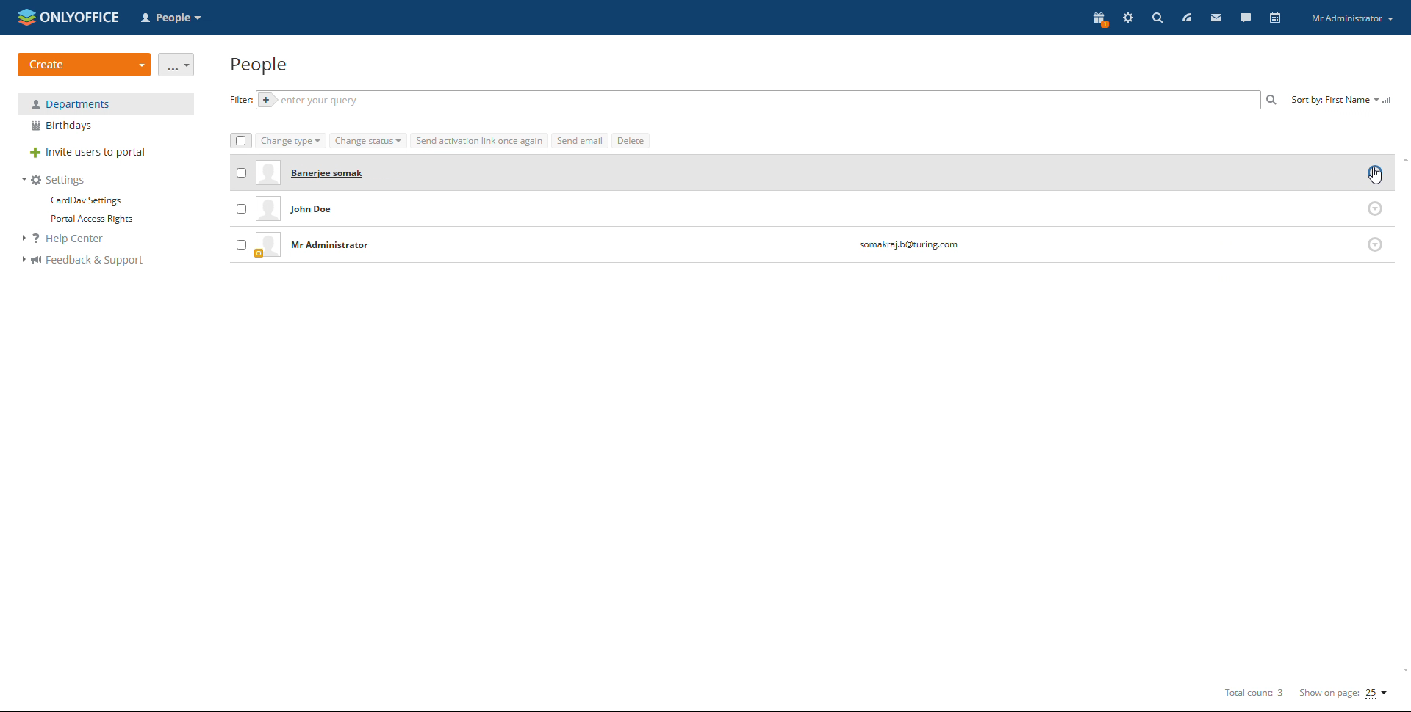  Describe the element at coordinates (908, 246) in the screenshot. I see `employee email` at that location.